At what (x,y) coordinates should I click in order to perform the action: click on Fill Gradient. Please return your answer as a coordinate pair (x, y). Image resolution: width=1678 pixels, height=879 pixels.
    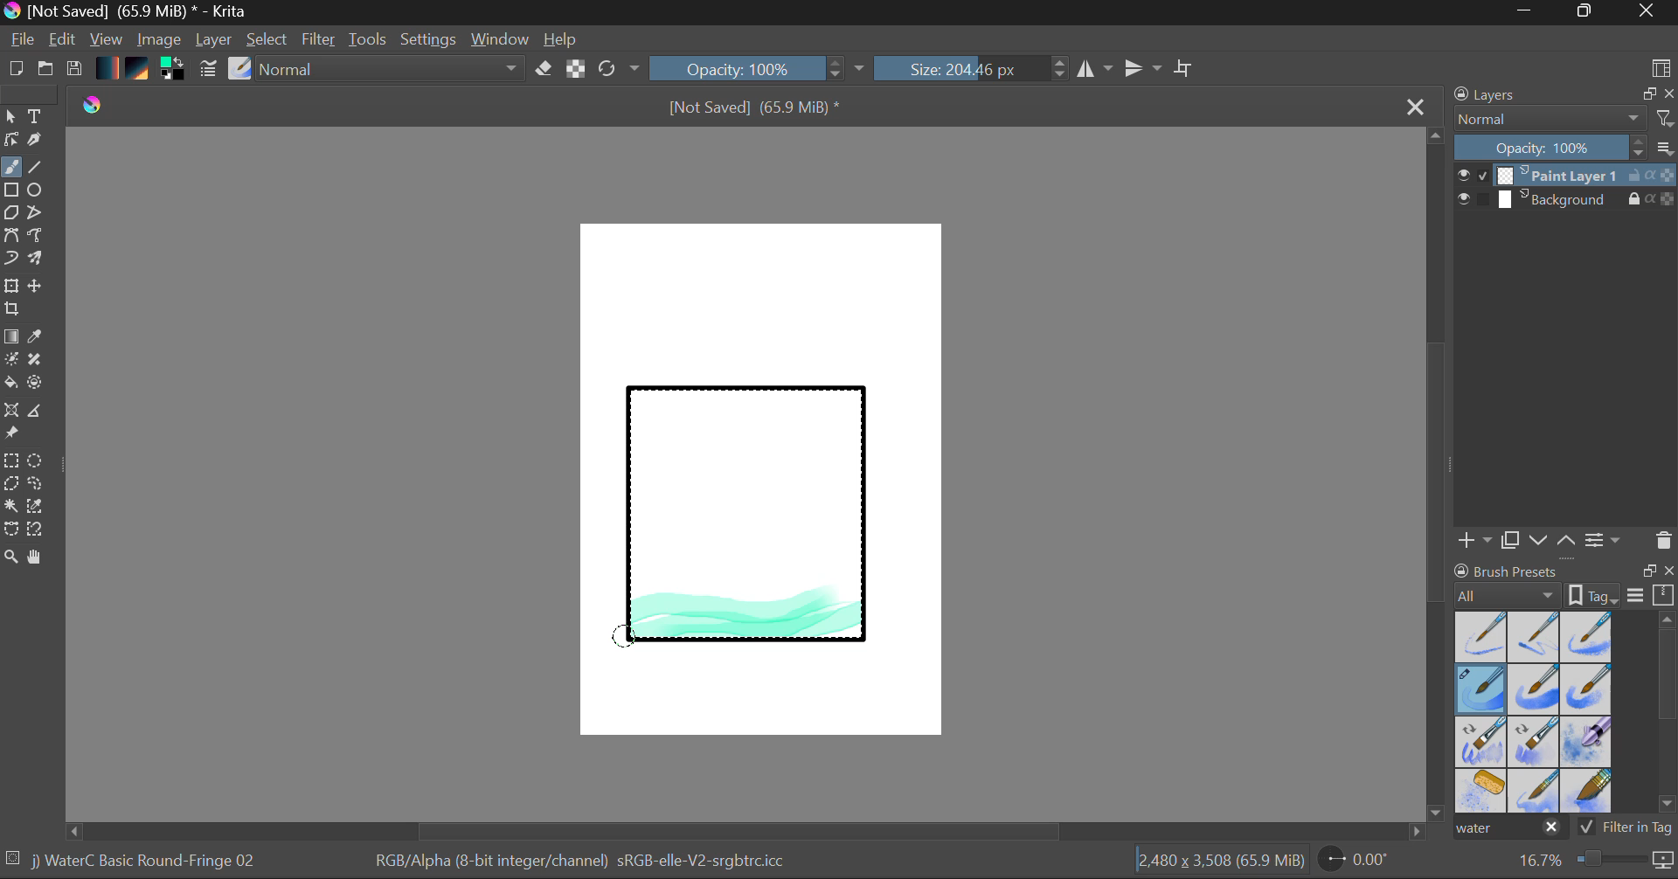
    Looking at the image, I should click on (11, 336).